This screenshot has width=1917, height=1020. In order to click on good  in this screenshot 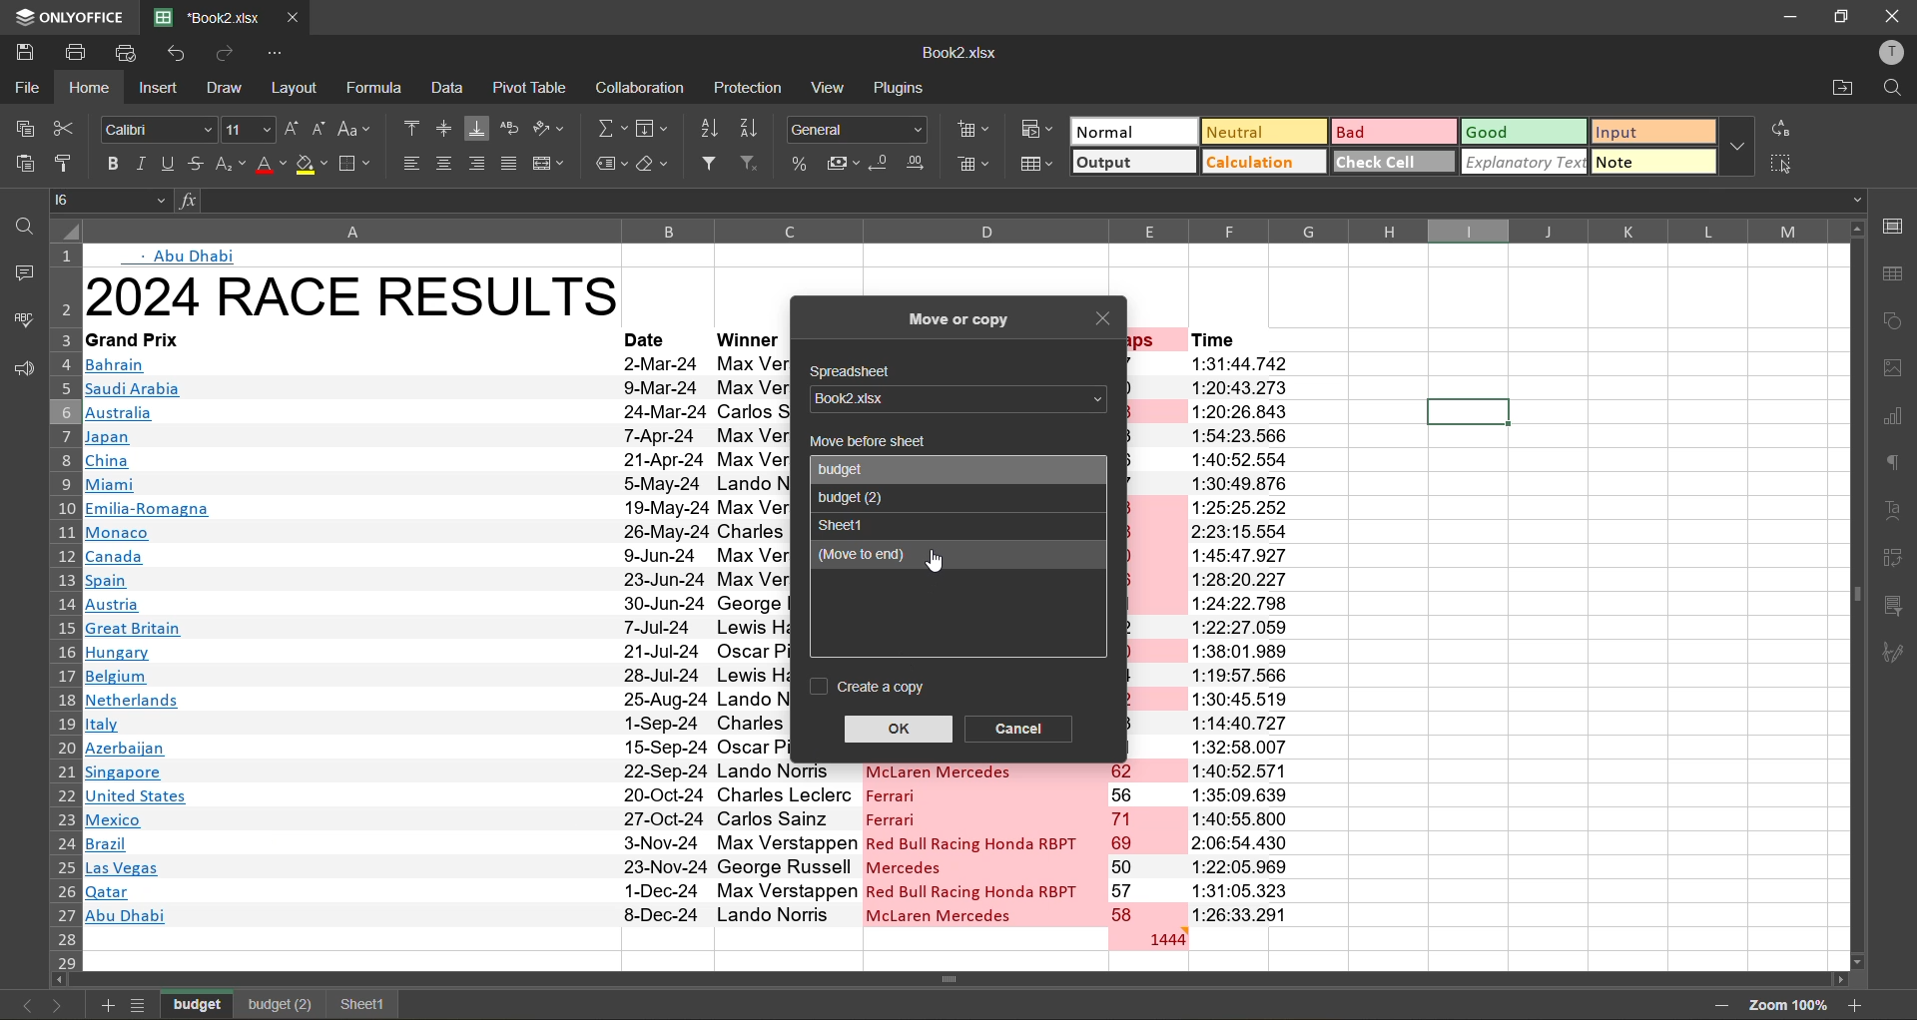, I will do `click(1526, 133)`.